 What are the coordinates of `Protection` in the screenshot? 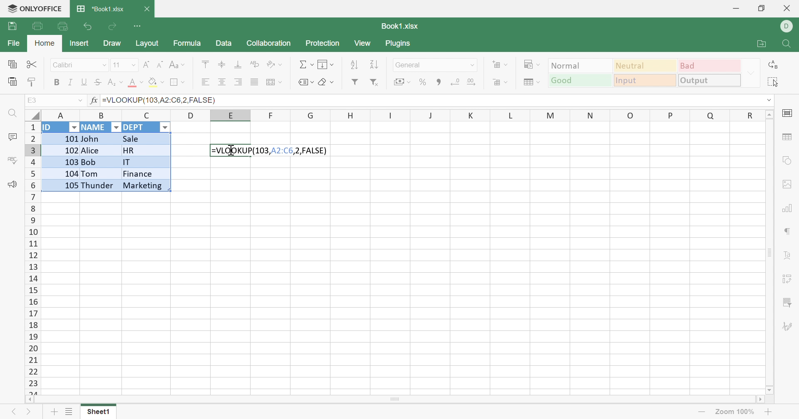 It's located at (324, 42).